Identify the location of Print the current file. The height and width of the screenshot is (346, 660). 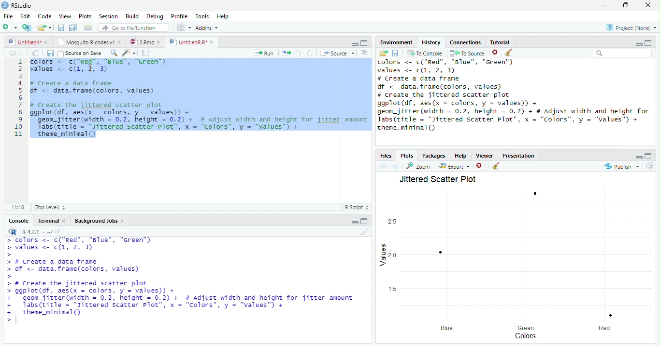
(88, 27).